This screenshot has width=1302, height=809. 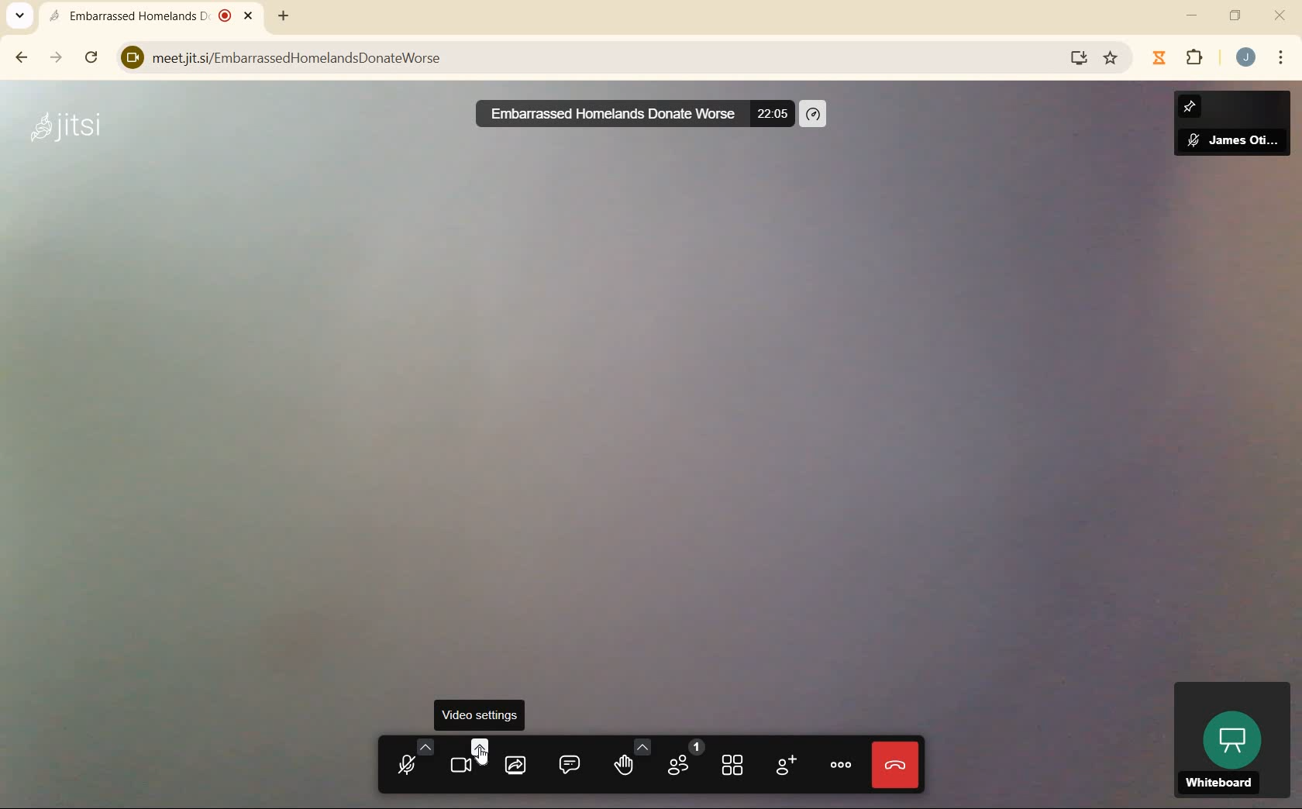 What do you see at coordinates (785, 765) in the screenshot?
I see `invite people` at bounding box center [785, 765].